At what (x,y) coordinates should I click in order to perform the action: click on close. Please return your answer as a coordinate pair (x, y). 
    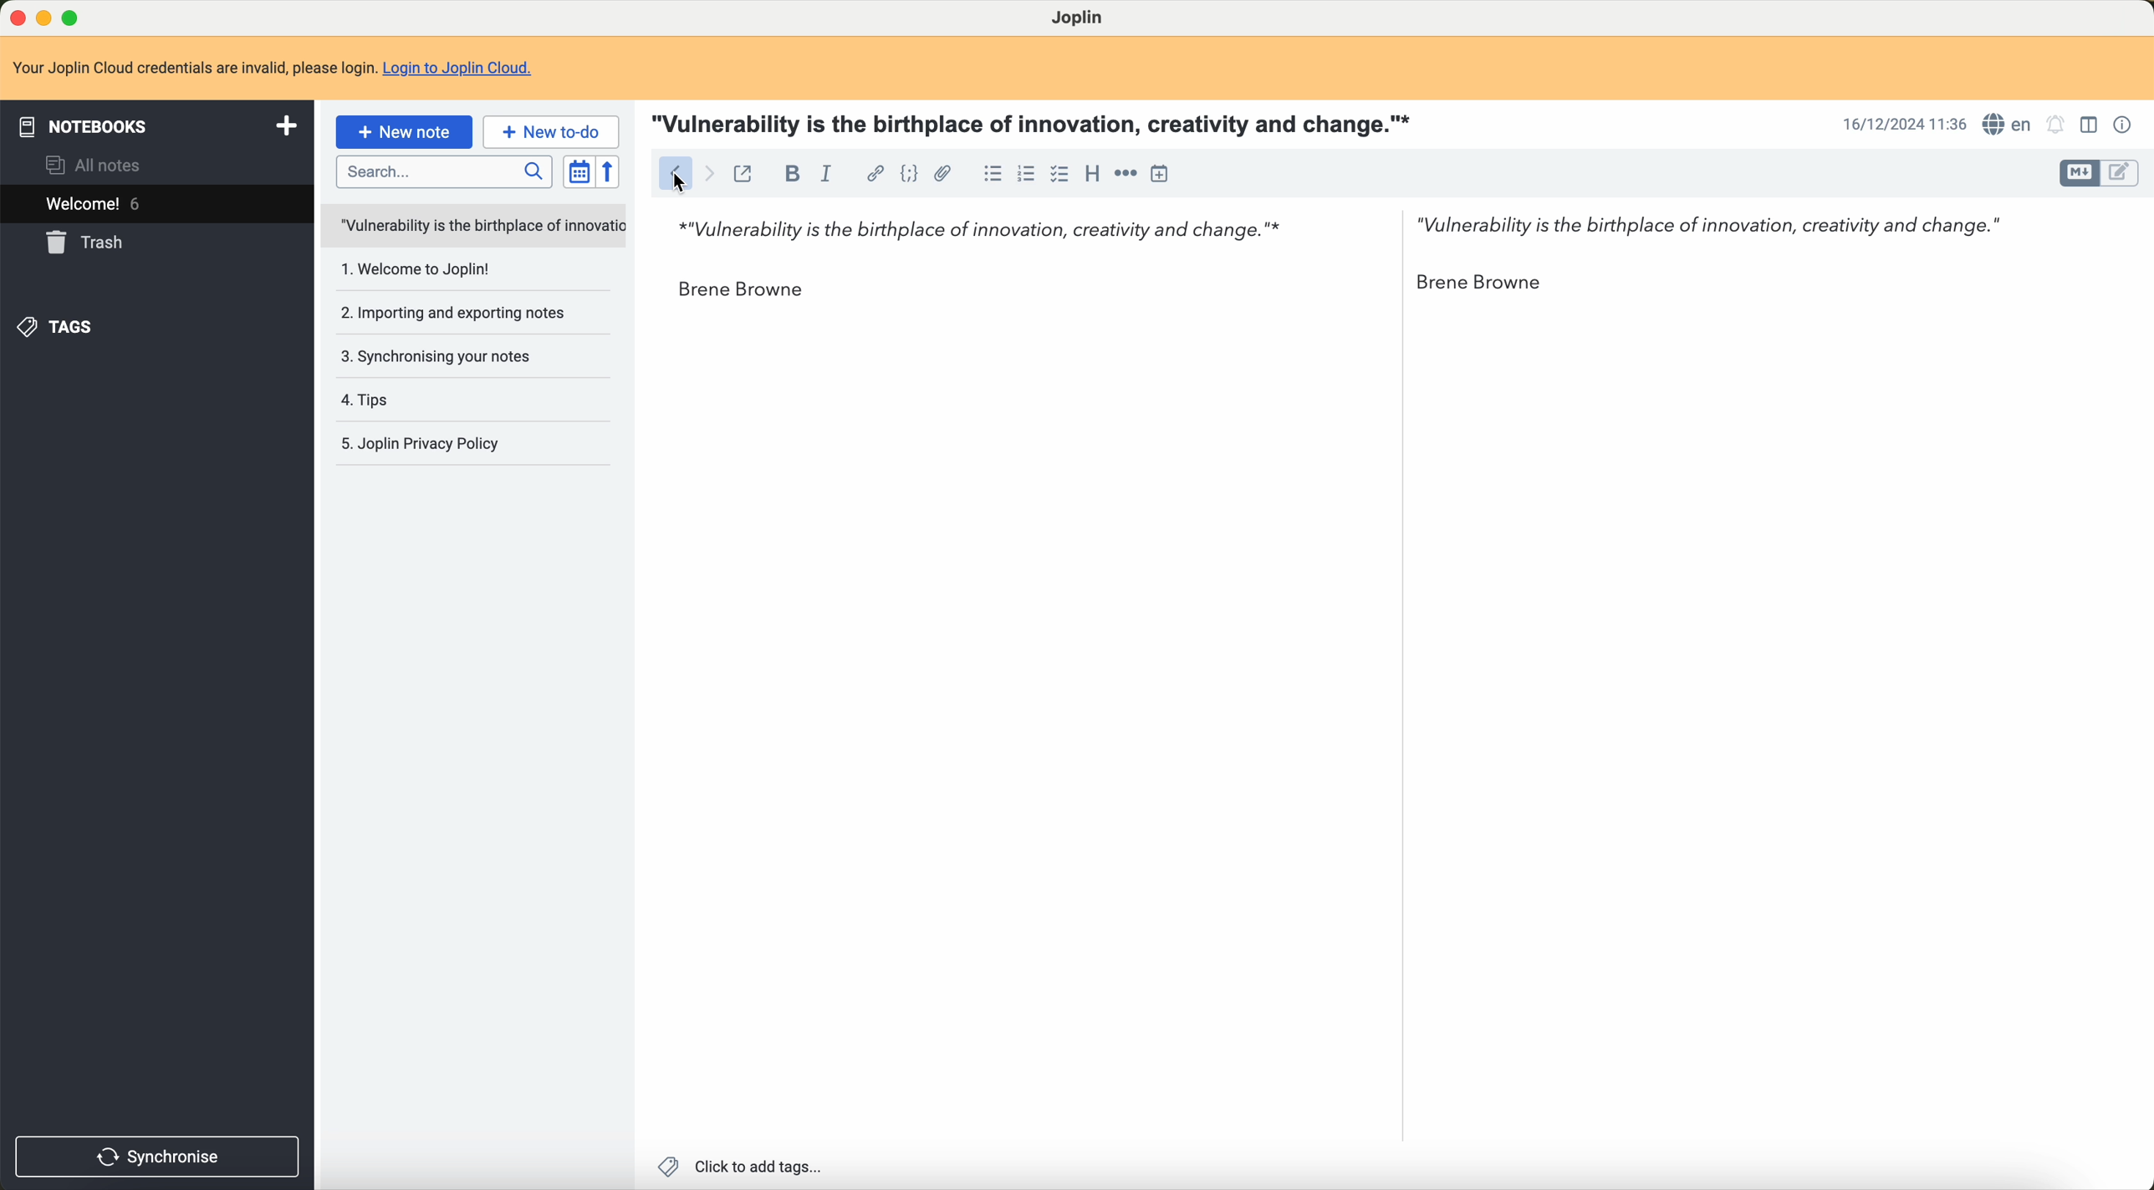
    Looking at the image, I should click on (15, 17).